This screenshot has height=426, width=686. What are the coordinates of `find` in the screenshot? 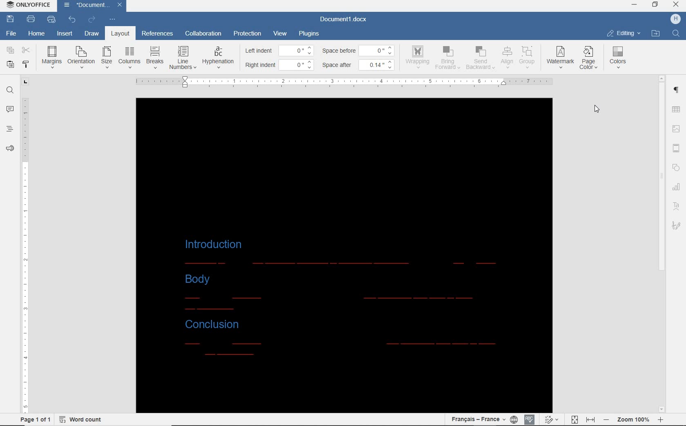 It's located at (10, 91).